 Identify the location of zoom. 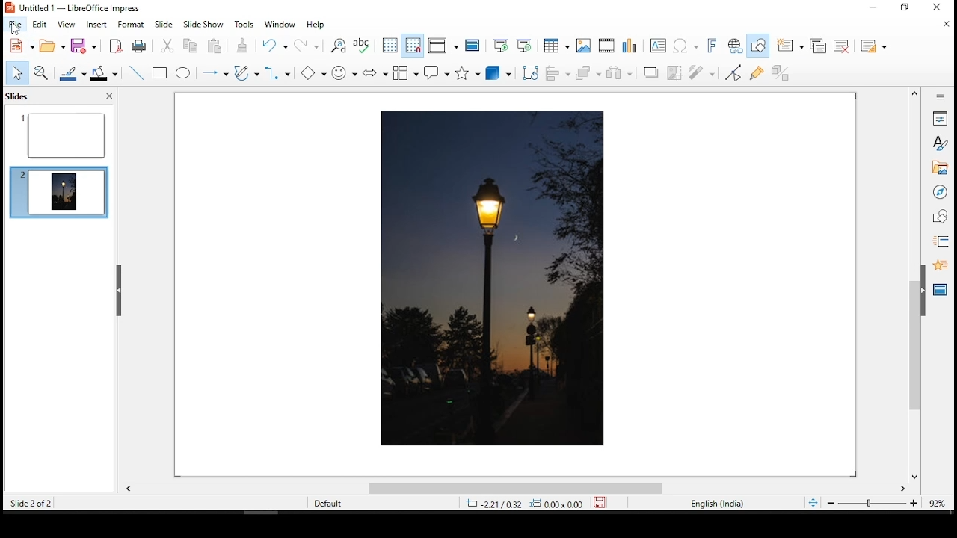
(883, 503).